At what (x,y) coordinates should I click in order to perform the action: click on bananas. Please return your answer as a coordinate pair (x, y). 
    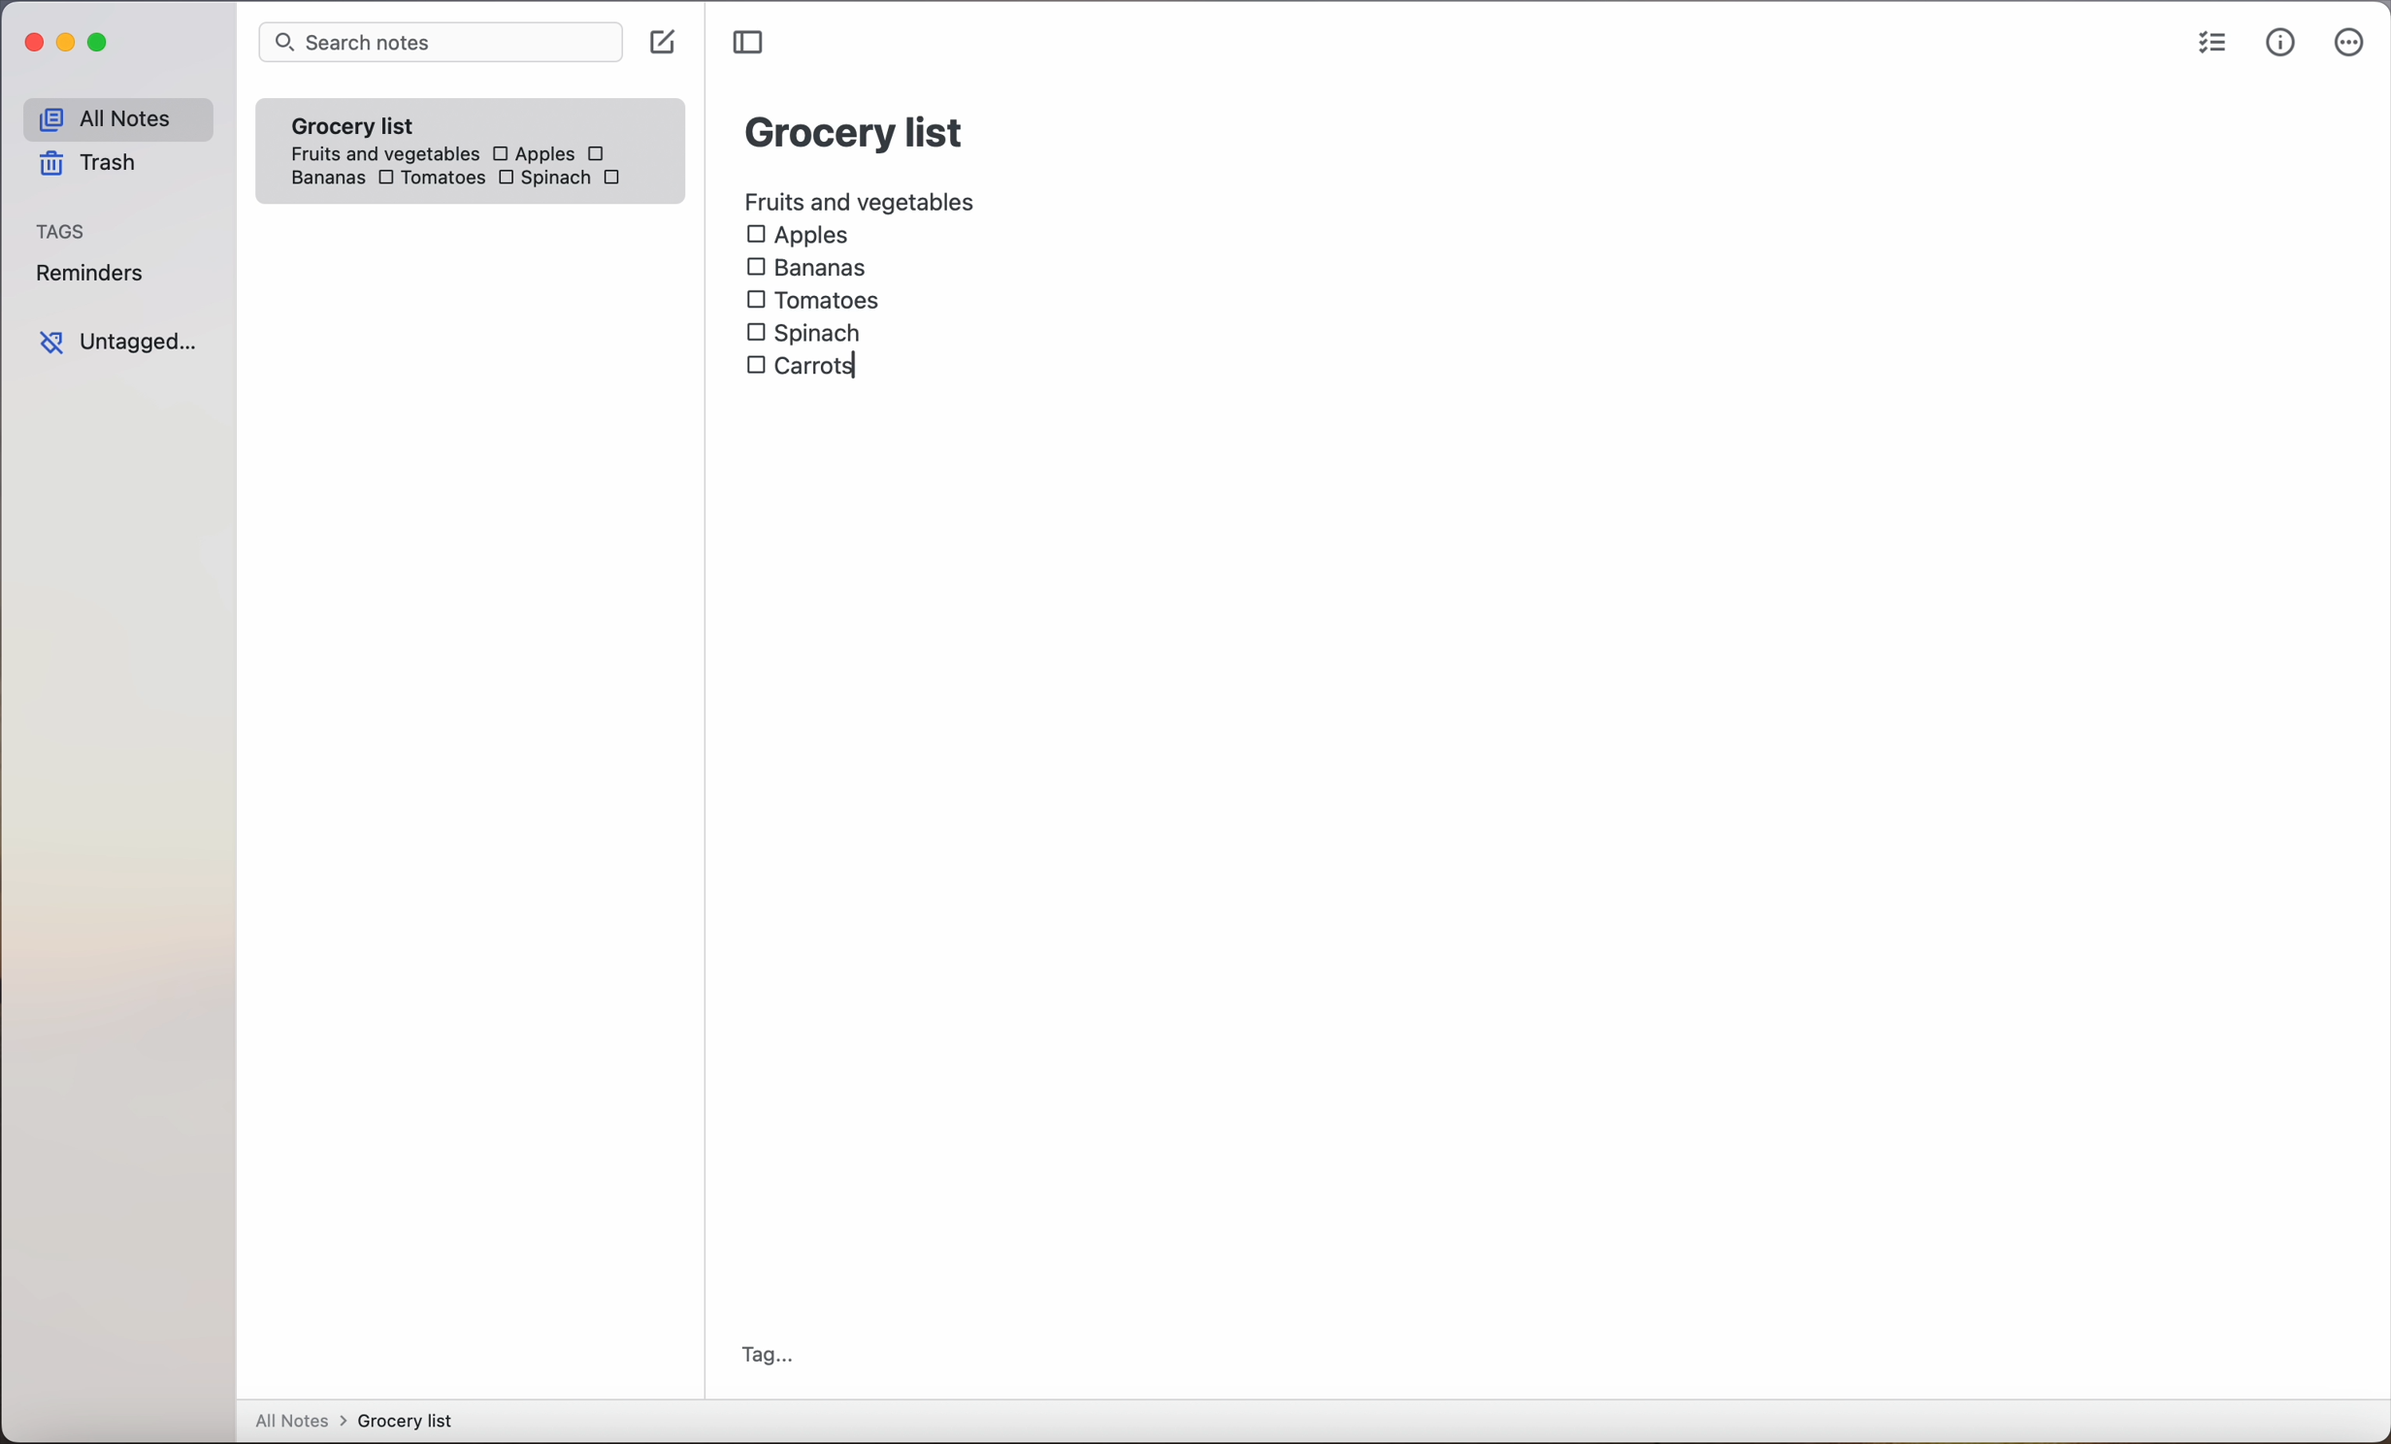
    Looking at the image, I should click on (324, 178).